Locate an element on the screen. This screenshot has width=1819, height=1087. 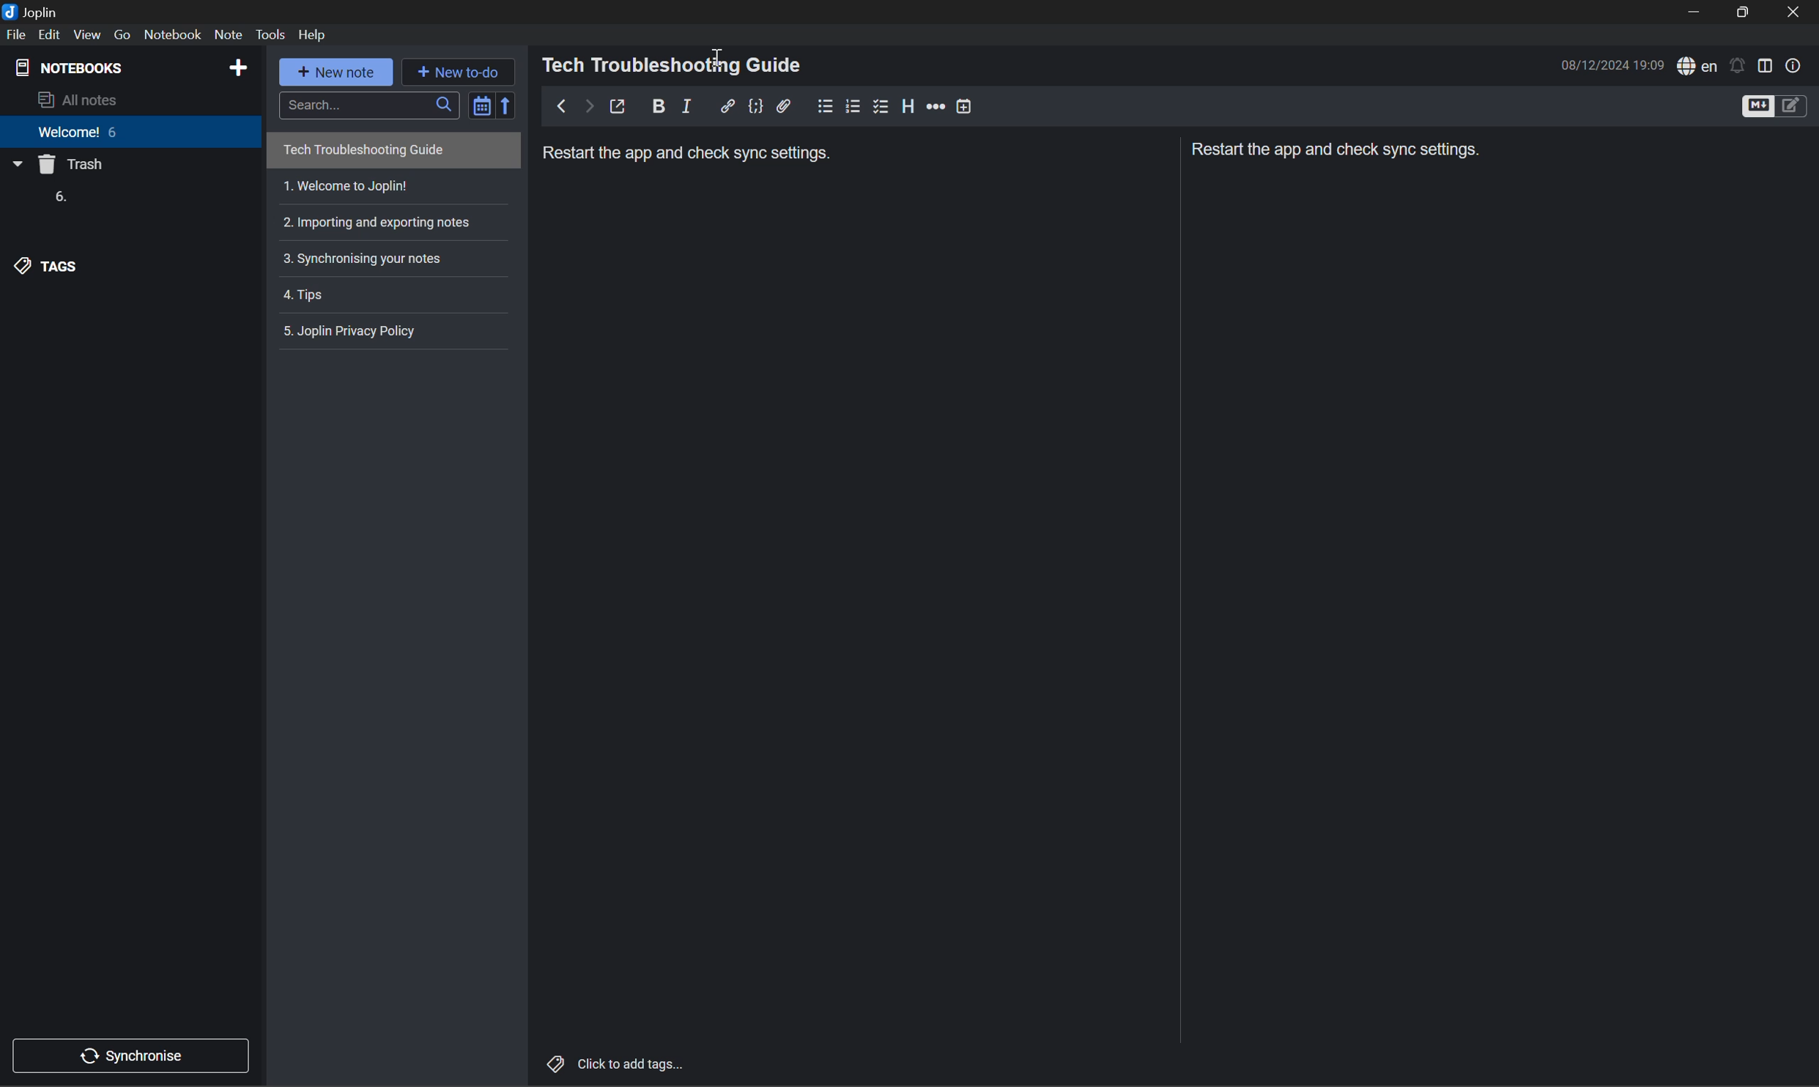
Restart the app and check sync settings is located at coordinates (1336, 152).